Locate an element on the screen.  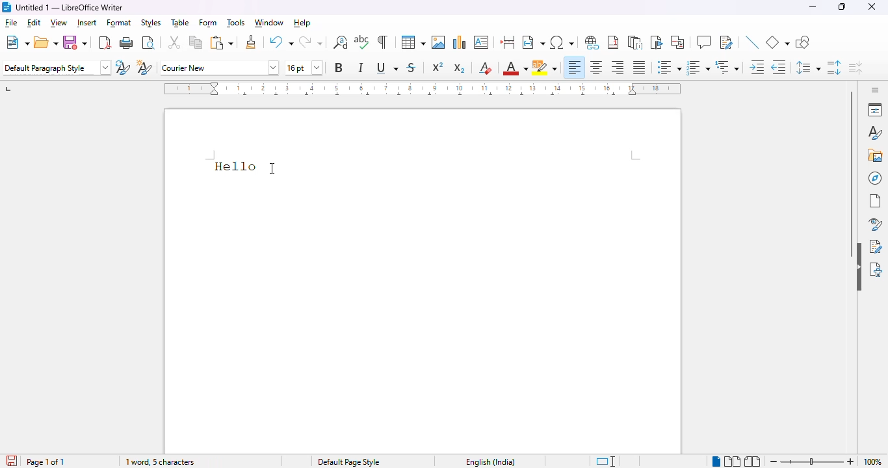
styles is located at coordinates (874, 133).